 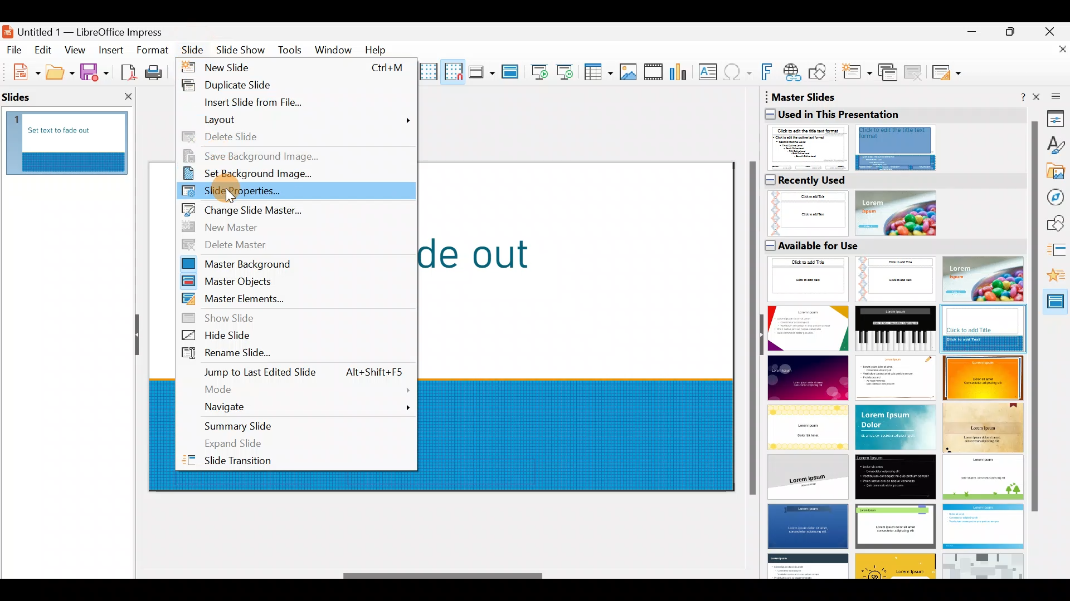 What do you see at coordinates (297, 387) in the screenshot?
I see `Mode` at bounding box center [297, 387].